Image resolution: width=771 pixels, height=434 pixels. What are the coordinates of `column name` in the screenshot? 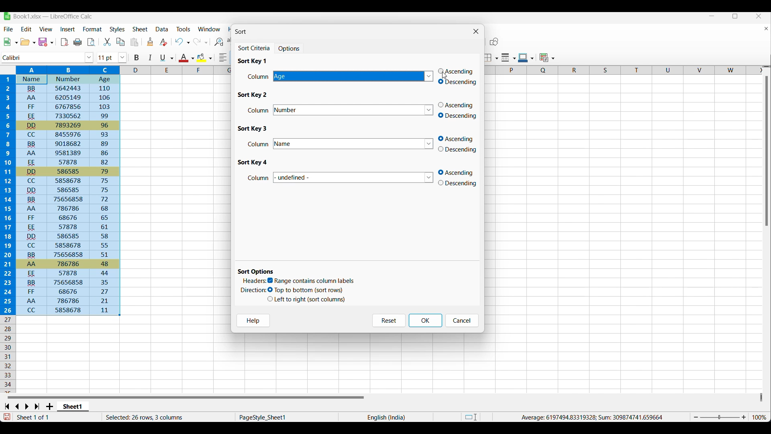 It's located at (353, 77).